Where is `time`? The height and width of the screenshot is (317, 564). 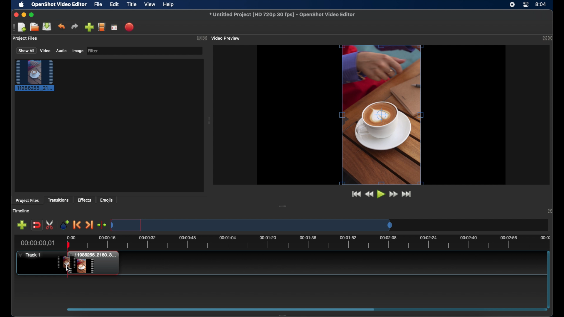
time is located at coordinates (541, 4).